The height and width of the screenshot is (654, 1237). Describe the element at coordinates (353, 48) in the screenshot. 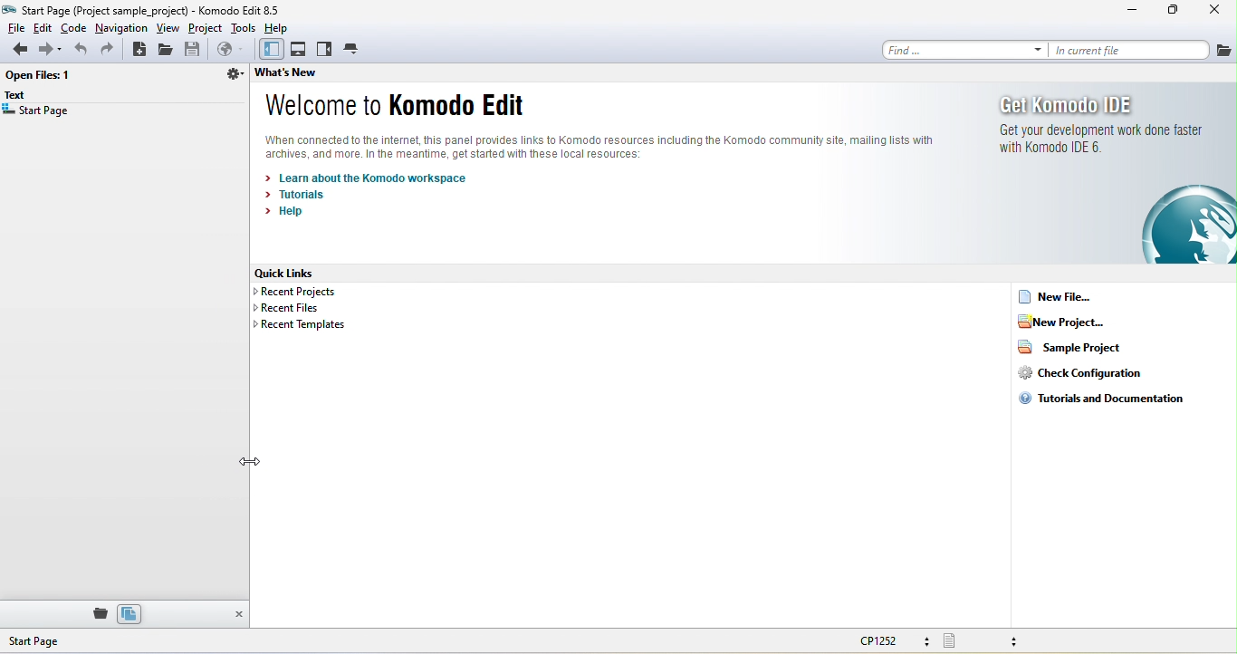

I see `tab` at that location.